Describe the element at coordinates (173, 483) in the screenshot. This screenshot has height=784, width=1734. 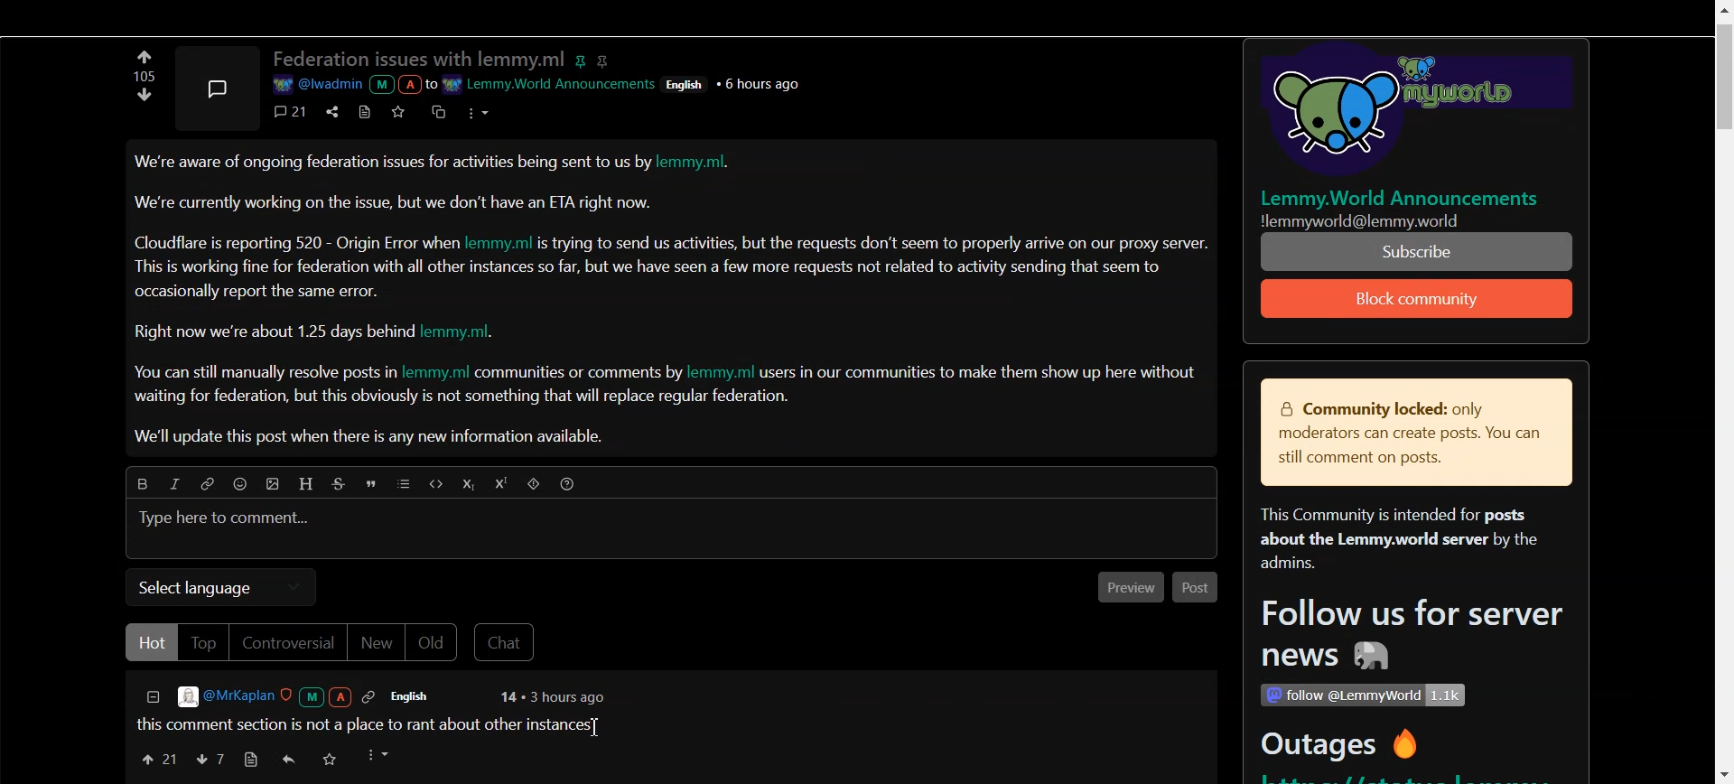
I see `Italic` at that location.